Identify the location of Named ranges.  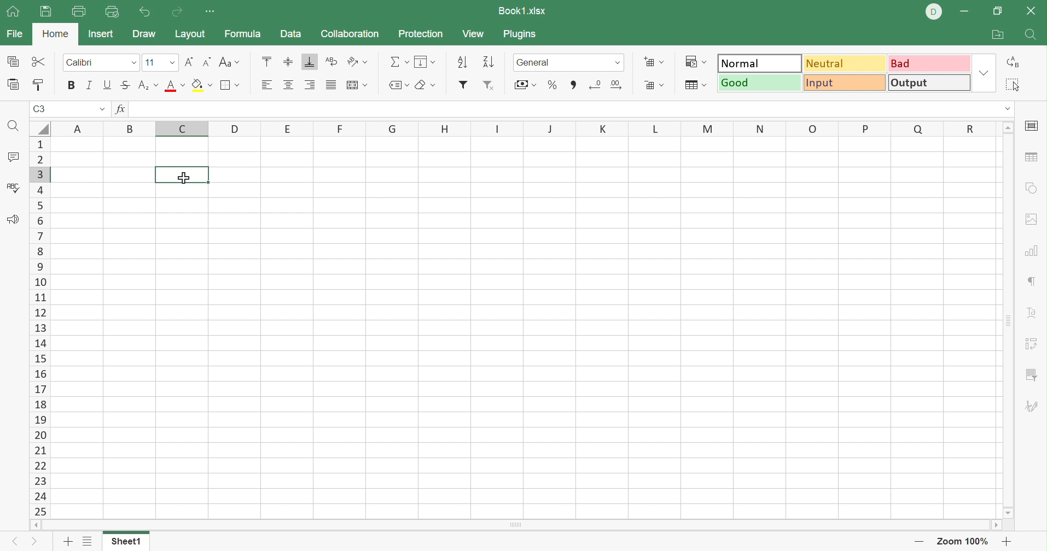
(397, 86).